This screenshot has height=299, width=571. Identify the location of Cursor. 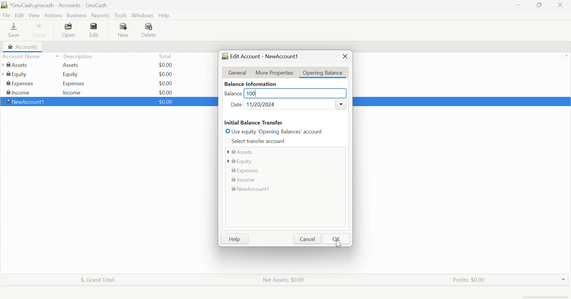
(337, 243).